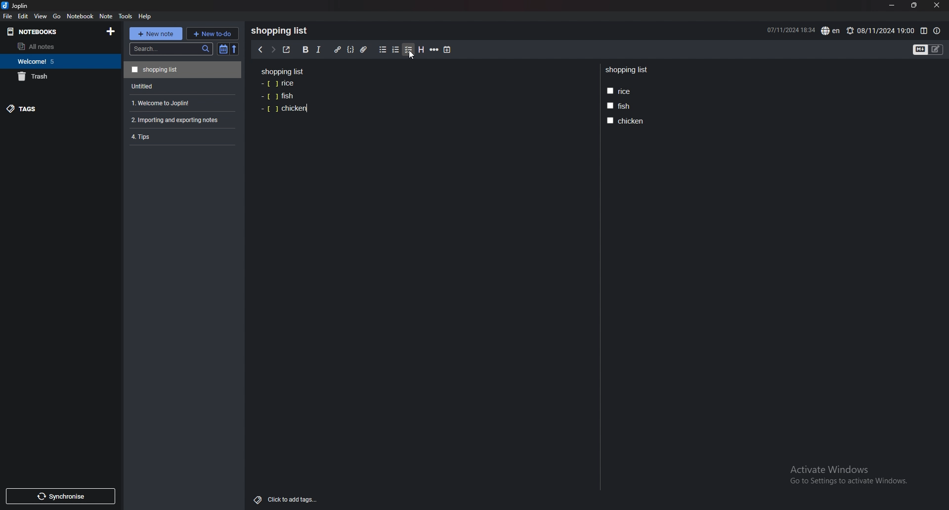 The image size is (949, 510). Describe the element at coordinates (155, 34) in the screenshot. I see `new note` at that location.